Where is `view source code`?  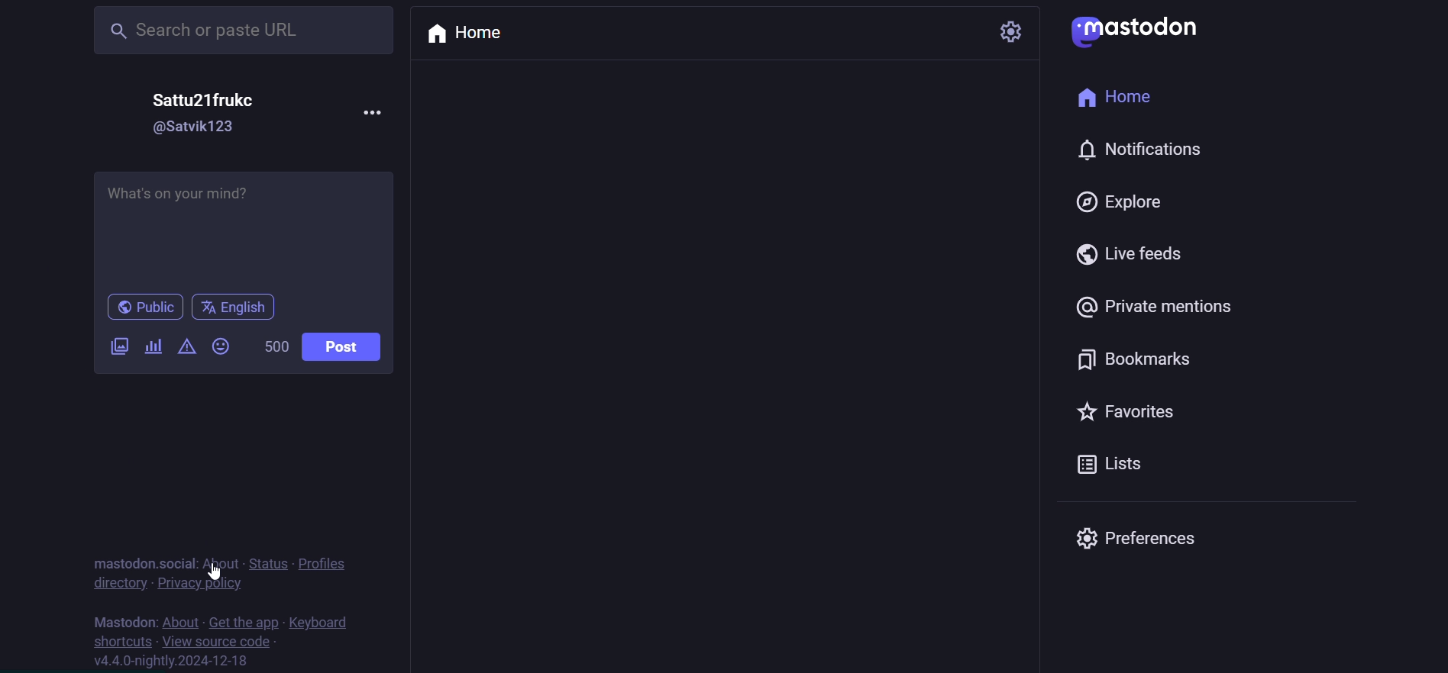
view source code is located at coordinates (216, 641).